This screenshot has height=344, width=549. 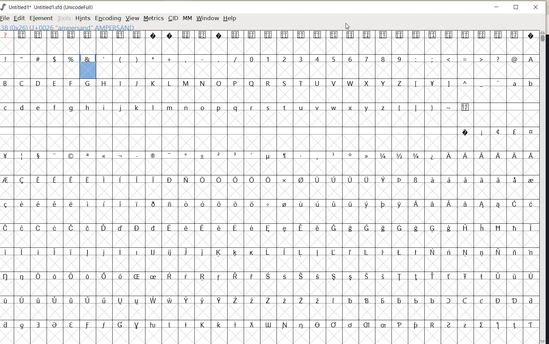 I want to click on VIEW, so click(x=133, y=18).